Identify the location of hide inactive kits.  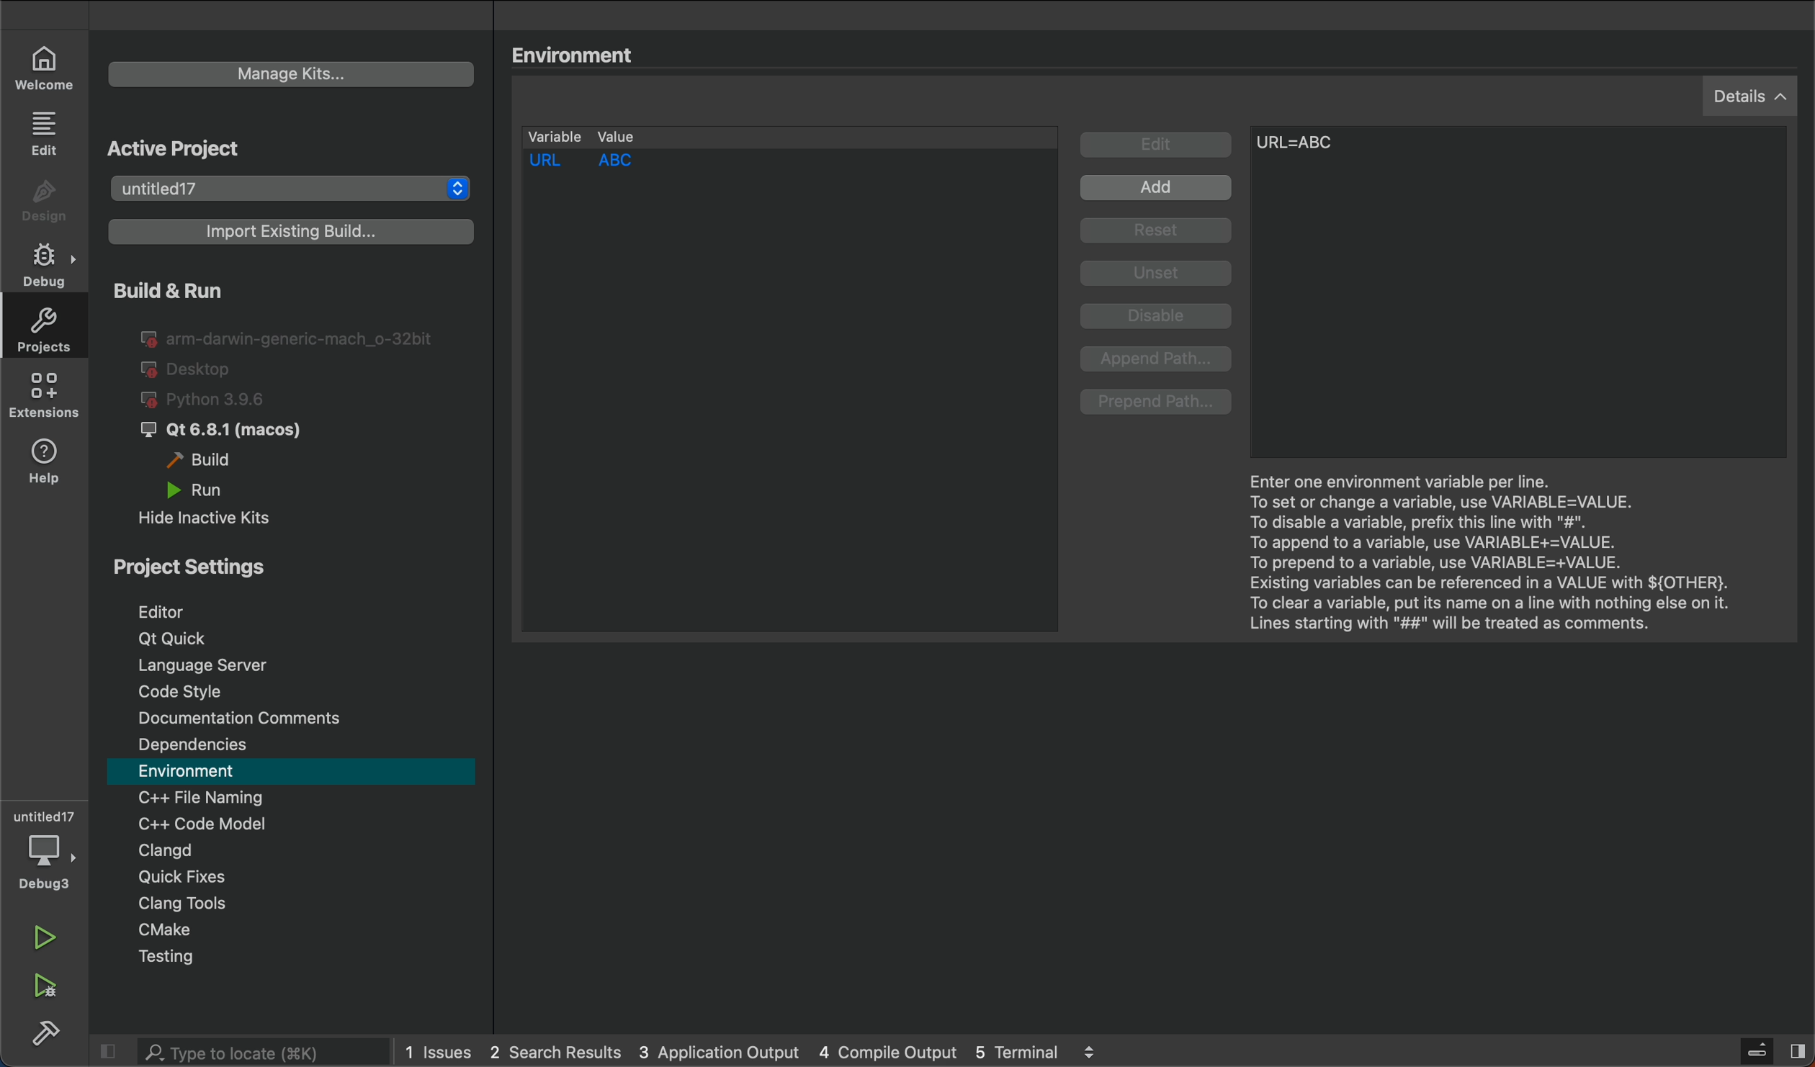
(220, 516).